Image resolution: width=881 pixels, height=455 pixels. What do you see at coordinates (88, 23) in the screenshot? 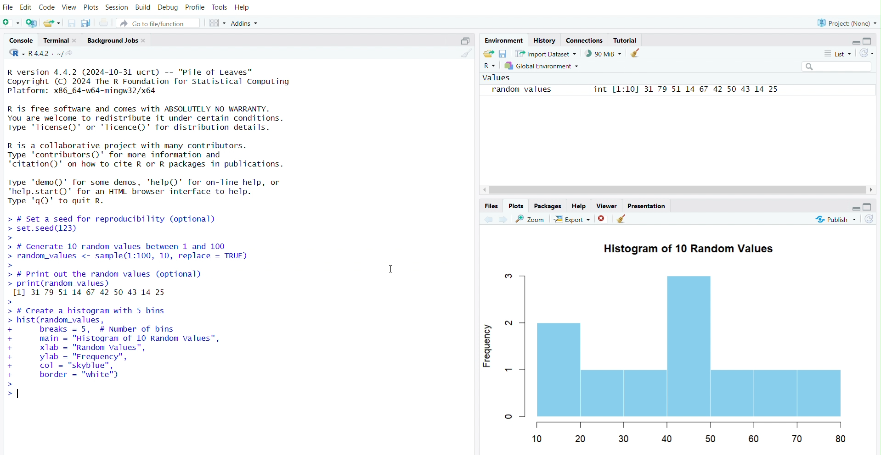
I see `save all open documents` at bounding box center [88, 23].